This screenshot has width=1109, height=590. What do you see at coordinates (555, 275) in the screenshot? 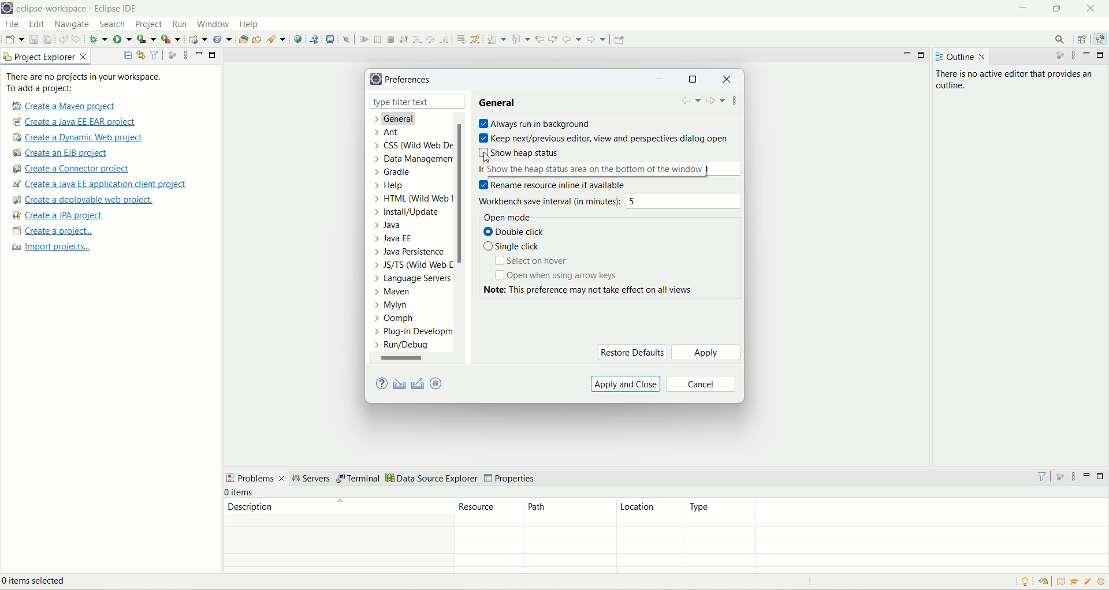
I see `open when using arrow keys` at bounding box center [555, 275].